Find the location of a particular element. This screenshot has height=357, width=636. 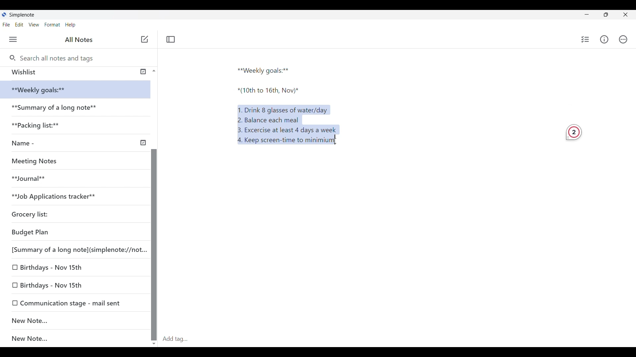

**Job Applications tracker** is located at coordinates (60, 196).